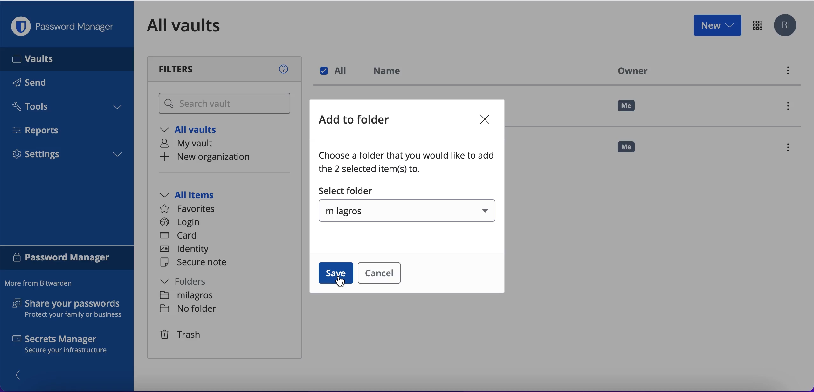 This screenshot has height=392, width=814. I want to click on close, so click(480, 120).